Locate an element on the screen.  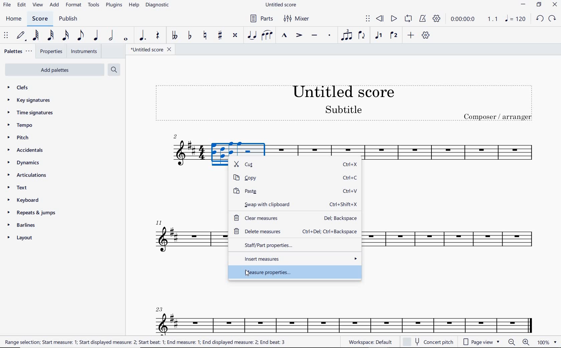
MIXER is located at coordinates (297, 19).